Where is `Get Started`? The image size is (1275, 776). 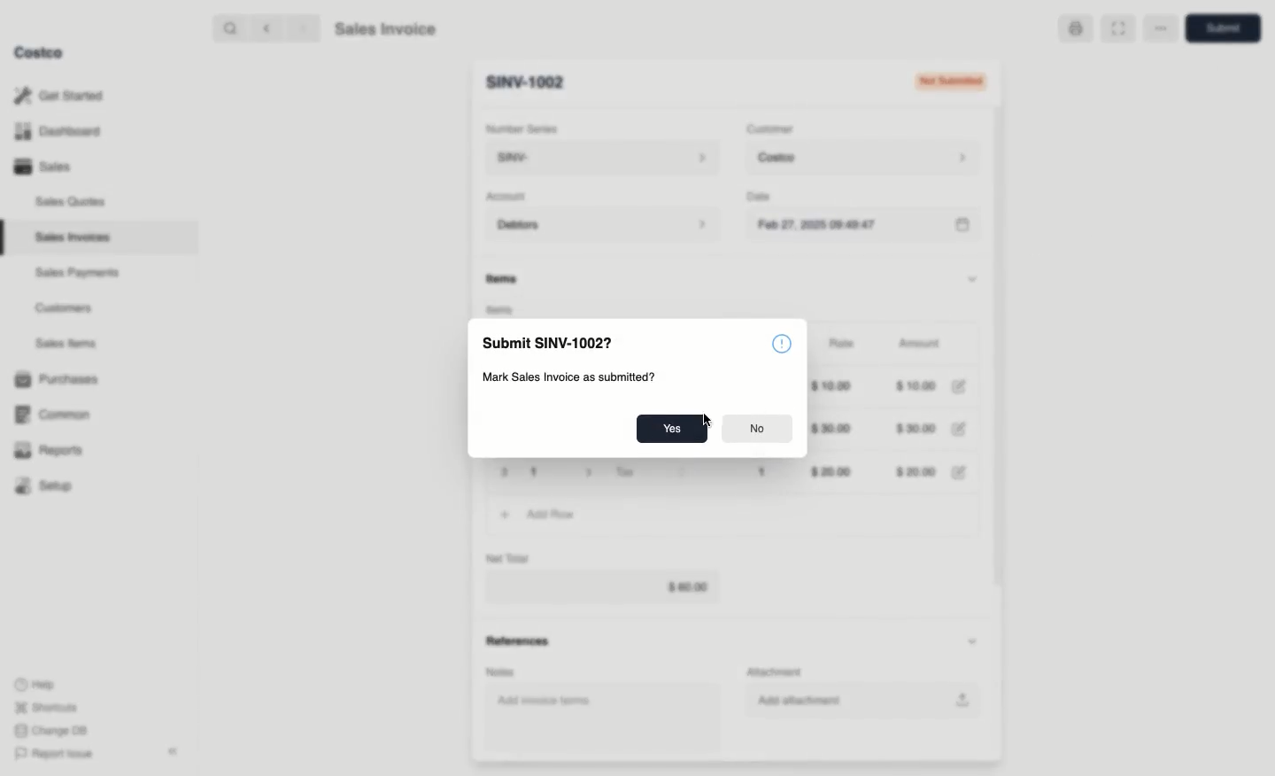 Get Started is located at coordinates (62, 96).